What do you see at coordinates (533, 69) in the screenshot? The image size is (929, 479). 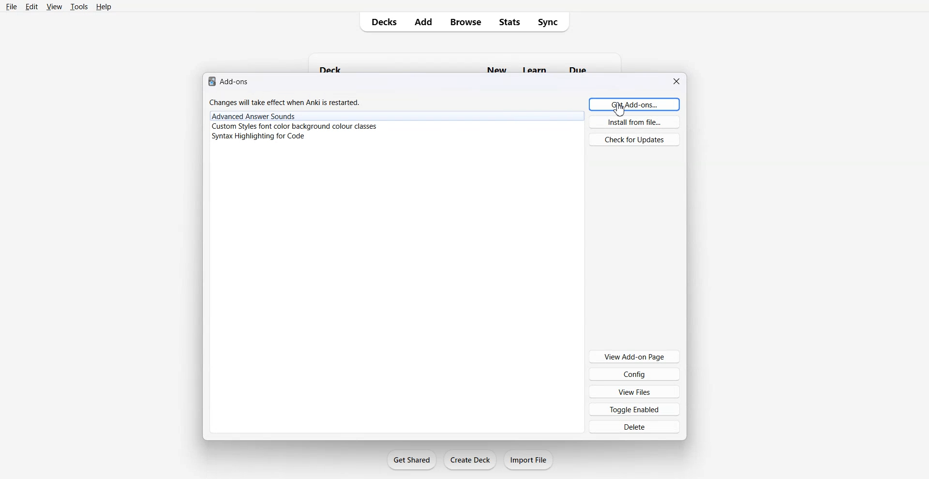 I see `learn` at bounding box center [533, 69].